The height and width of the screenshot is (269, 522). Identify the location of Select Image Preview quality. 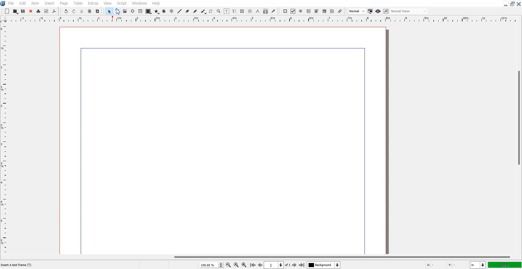
(357, 11).